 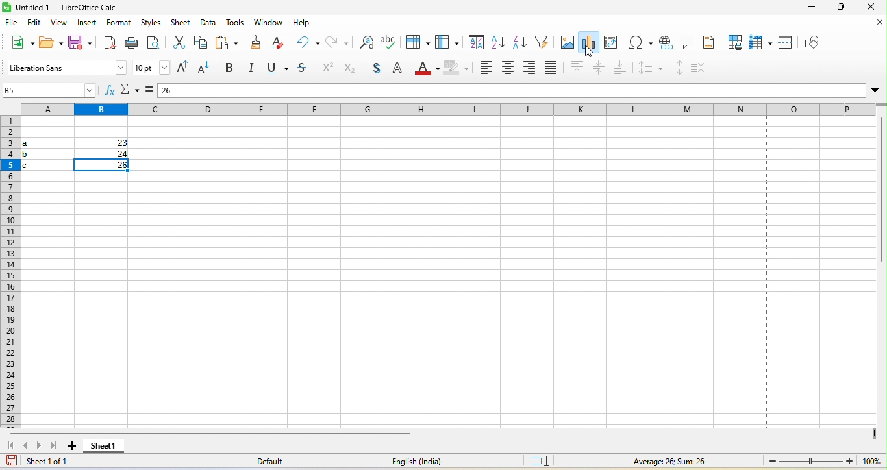 I want to click on default, so click(x=280, y=461).